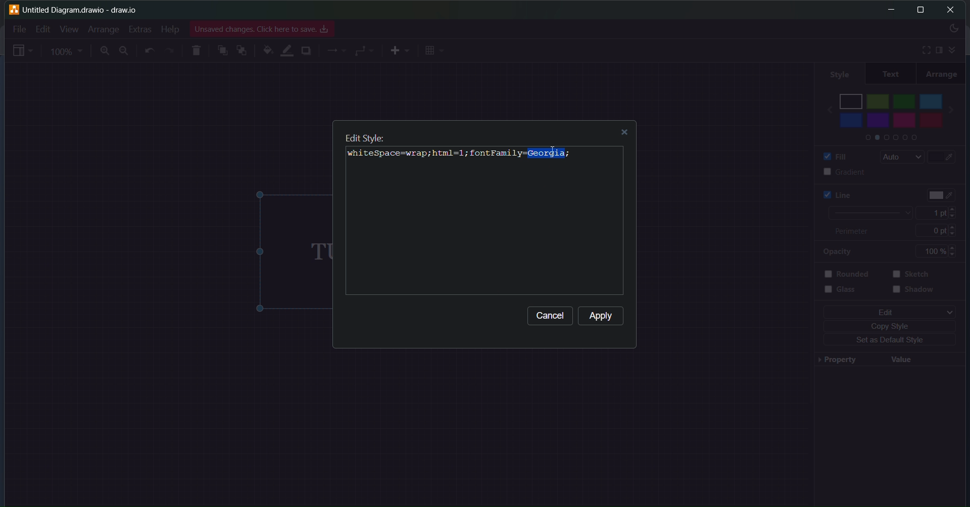  Describe the element at coordinates (857, 232) in the screenshot. I see `perimeter` at that location.